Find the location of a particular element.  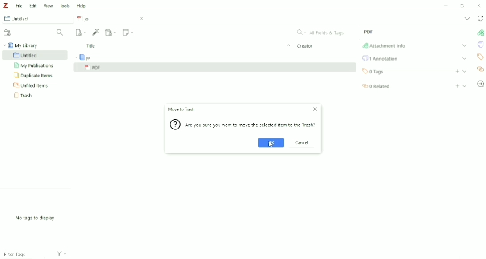

Title is located at coordinates (187, 46).